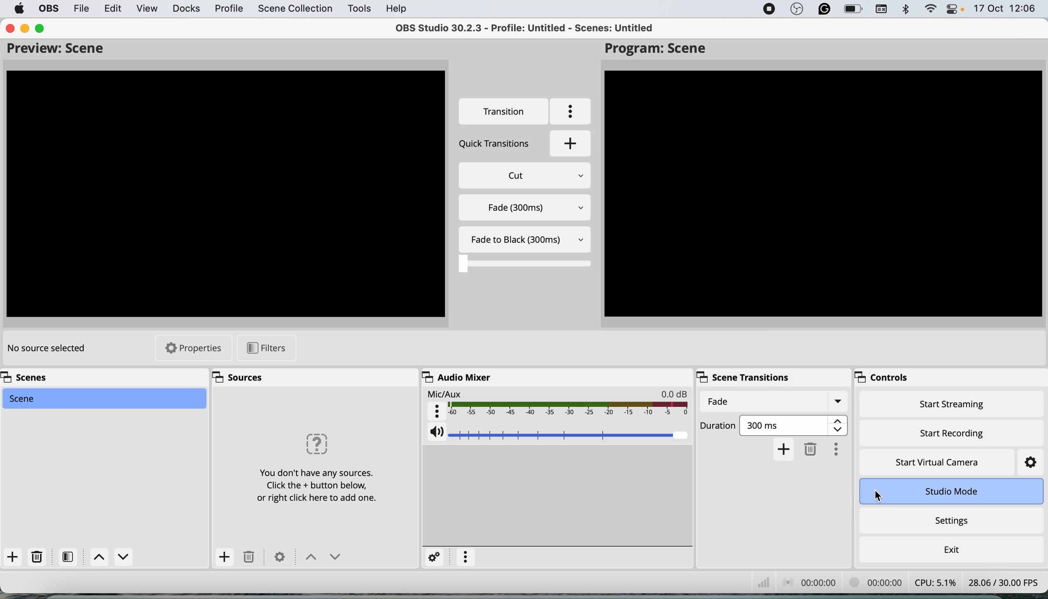 The image size is (1048, 599). Describe the element at coordinates (52, 351) in the screenshot. I see `no source selected` at that location.